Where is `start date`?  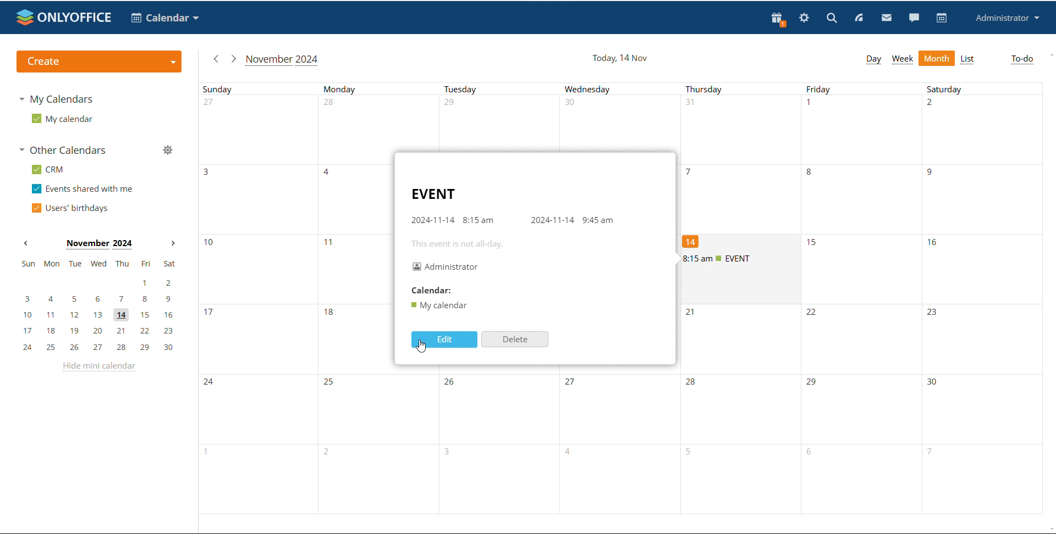 start date is located at coordinates (432, 219).